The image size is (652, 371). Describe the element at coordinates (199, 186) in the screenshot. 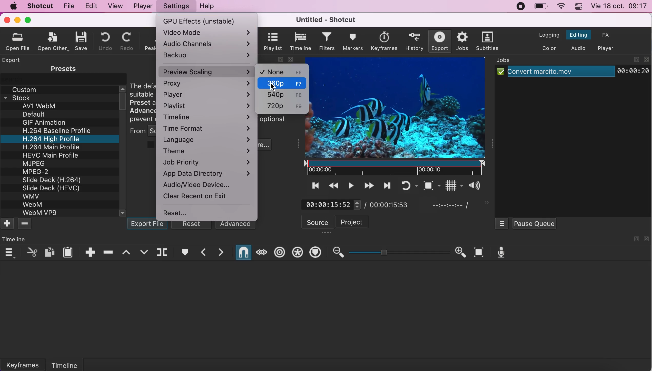

I see `audio/video device` at that location.